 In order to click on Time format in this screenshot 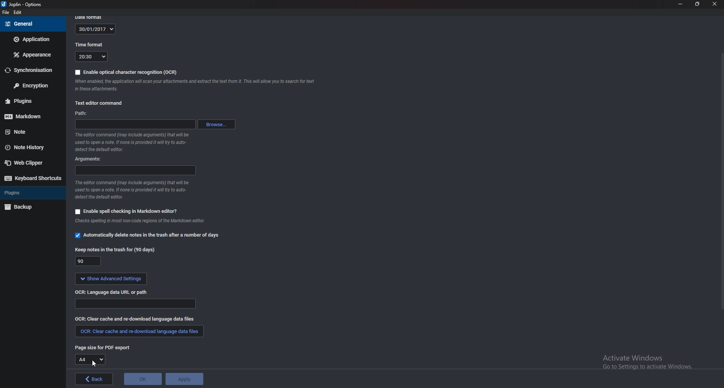, I will do `click(90, 44)`.